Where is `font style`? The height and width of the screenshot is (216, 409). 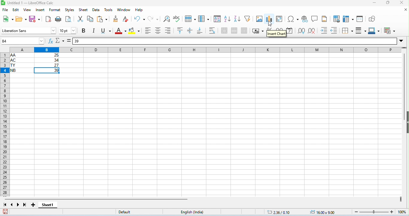 font style is located at coordinates (29, 31).